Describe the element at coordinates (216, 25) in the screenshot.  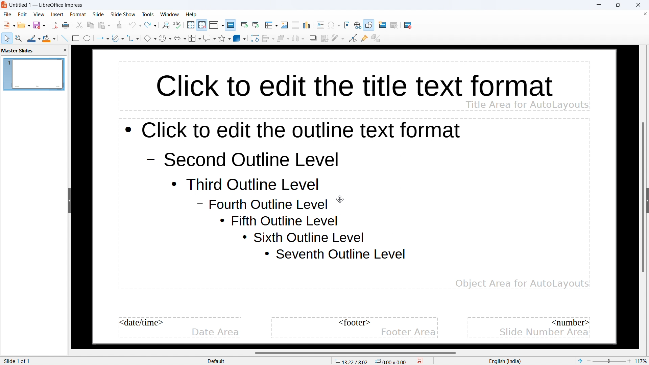
I see `display views` at that location.